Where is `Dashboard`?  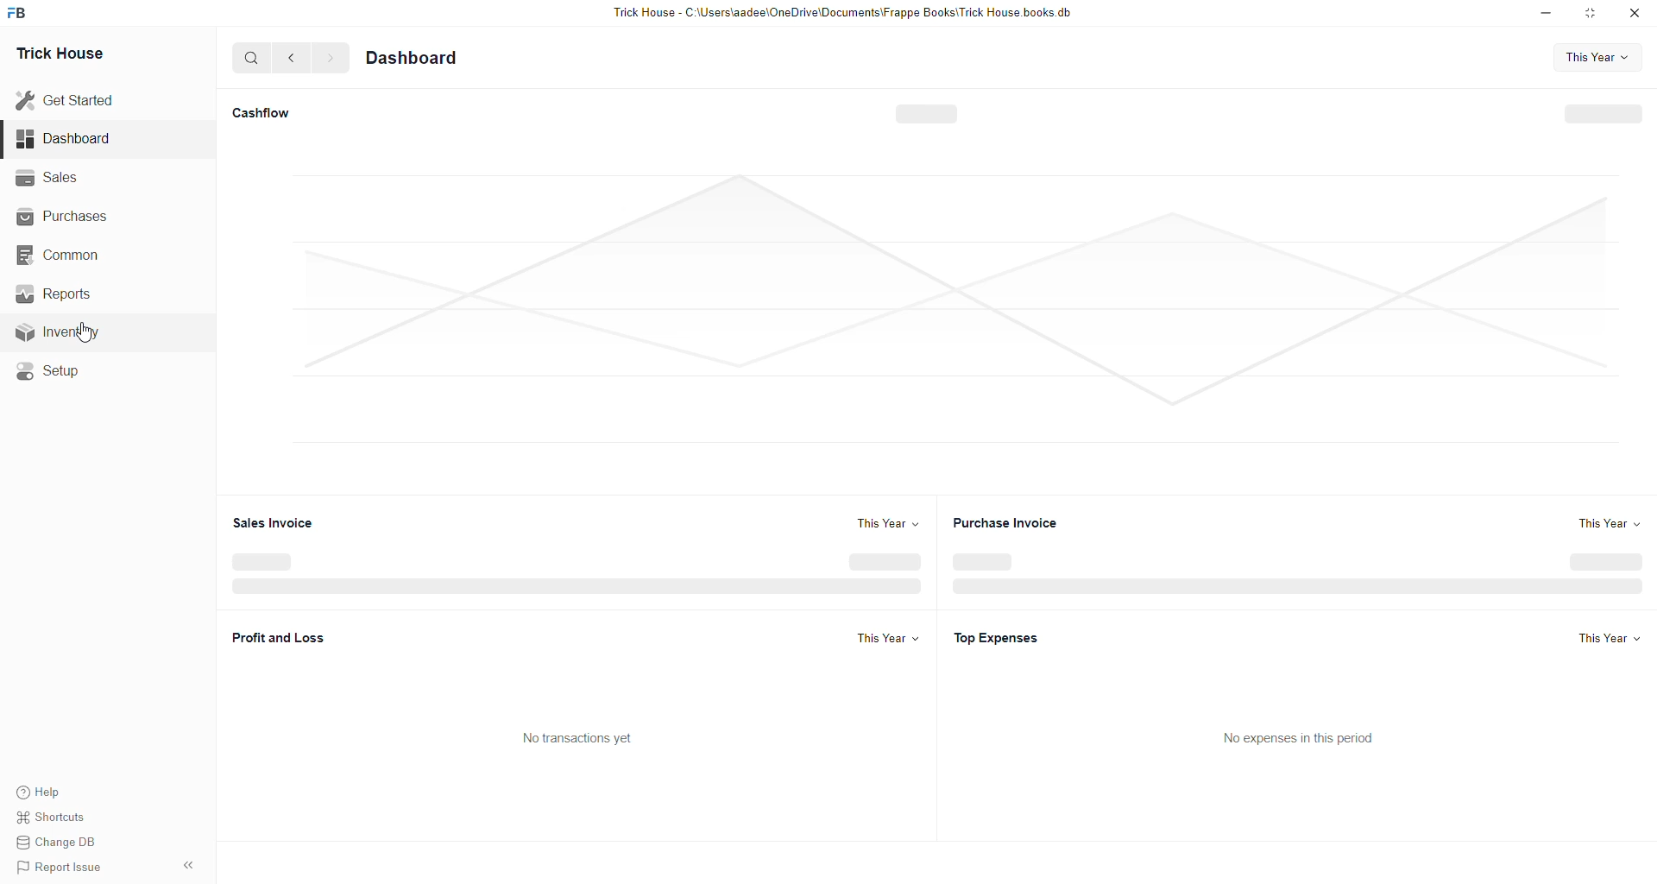
Dashboard is located at coordinates (63, 142).